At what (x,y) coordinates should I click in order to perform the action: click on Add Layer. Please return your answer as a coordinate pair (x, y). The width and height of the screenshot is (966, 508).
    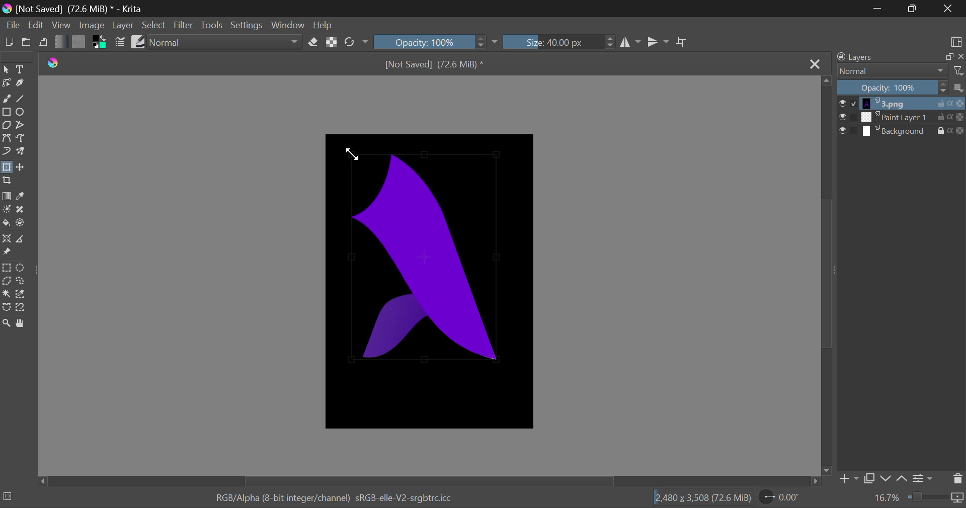
    Looking at the image, I should click on (848, 479).